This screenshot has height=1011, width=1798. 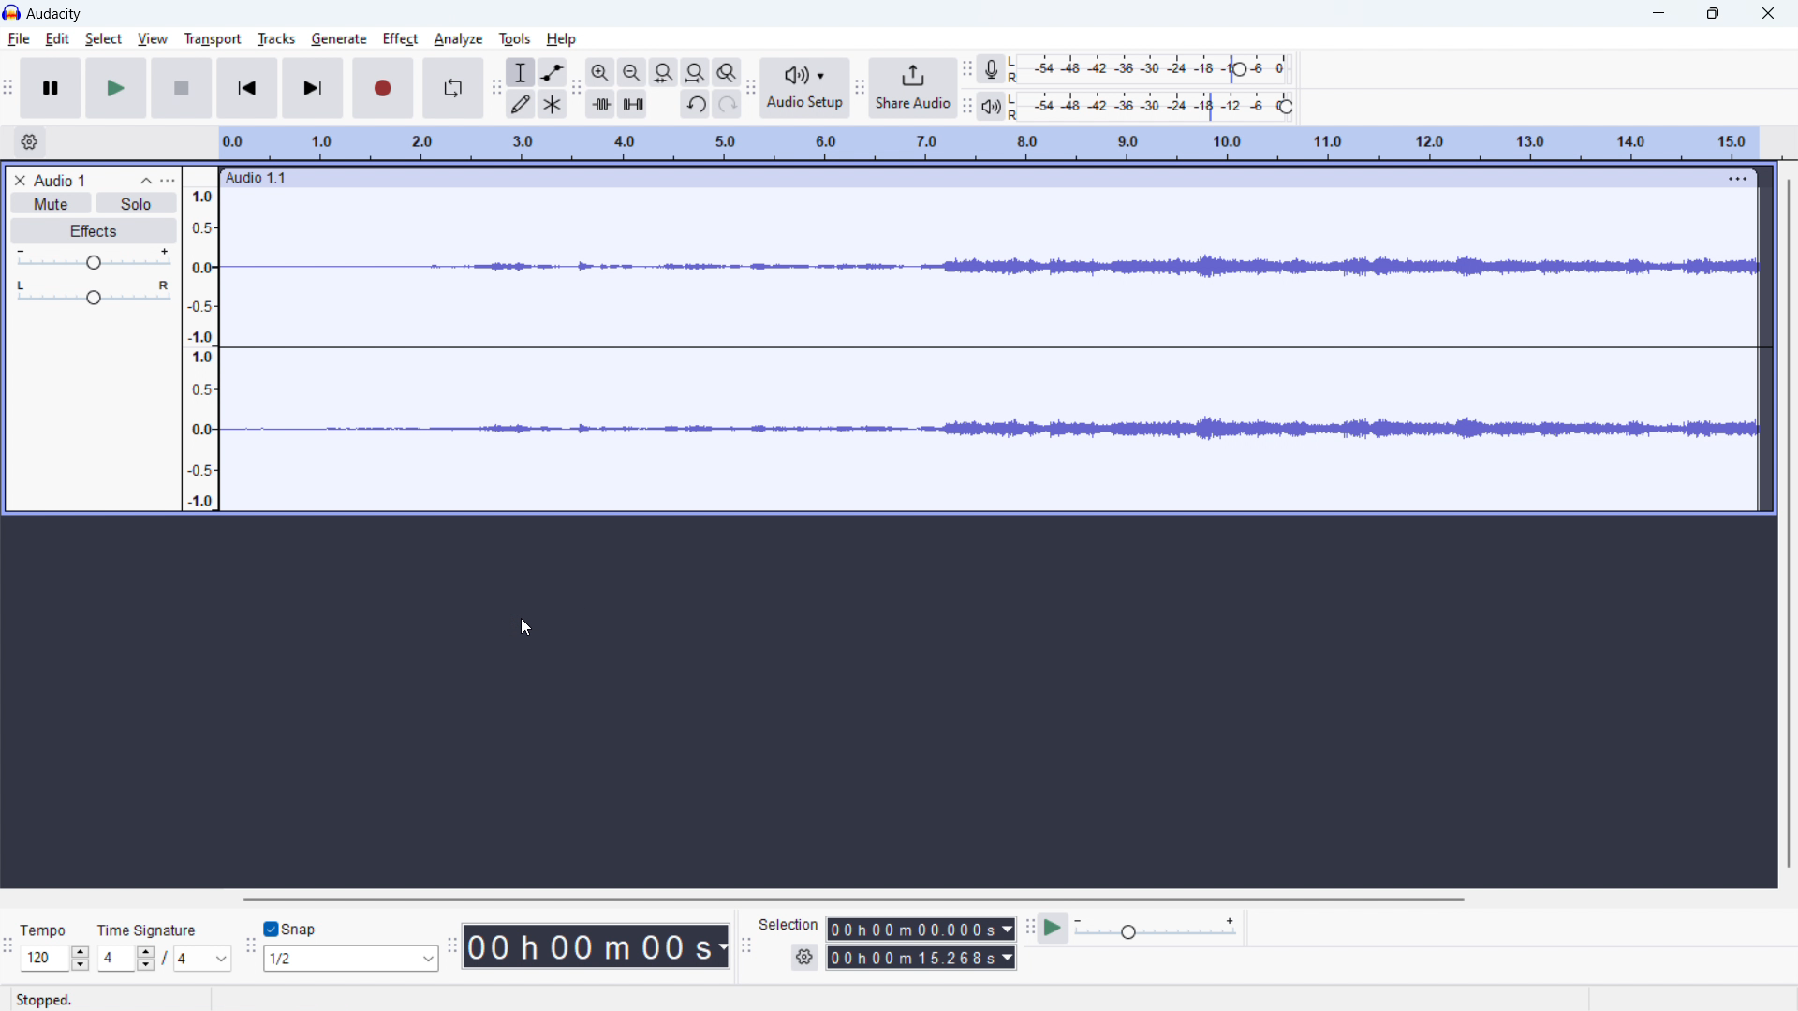 What do you see at coordinates (249, 947) in the screenshot?
I see `snapping toolbar` at bounding box center [249, 947].